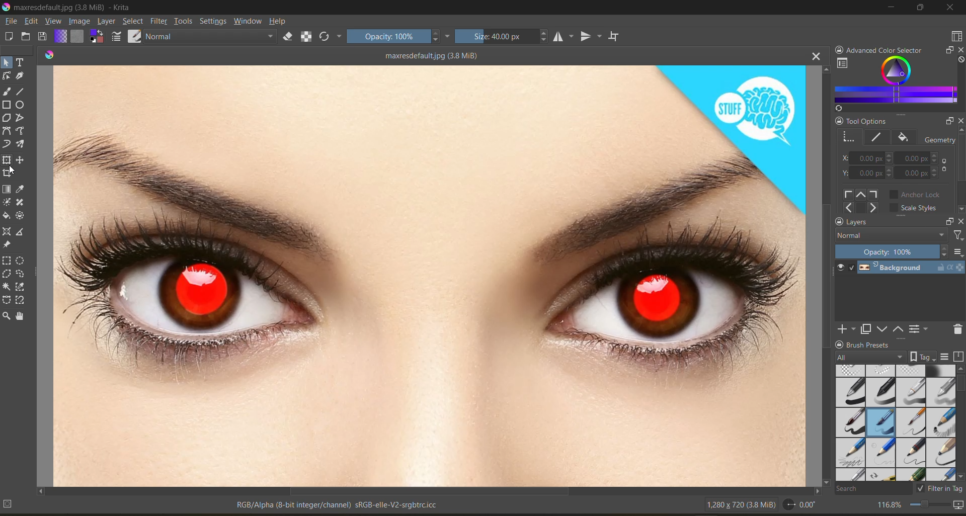 This screenshot has height=516, width=966. What do you see at coordinates (20, 160) in the screenshot?
I see `tool` at bounding box center [20, 160].